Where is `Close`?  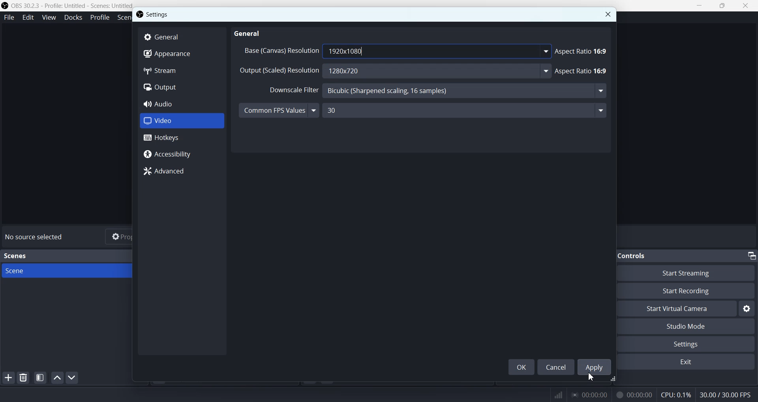
Close is located at coordinates (608, 14).